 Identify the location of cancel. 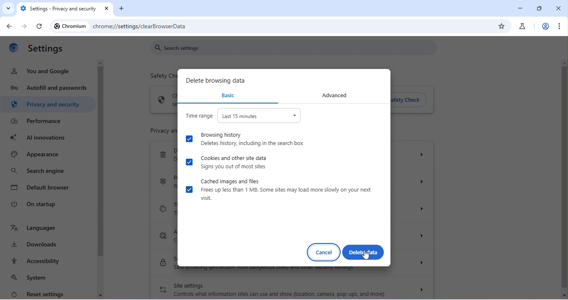
(324, 253).